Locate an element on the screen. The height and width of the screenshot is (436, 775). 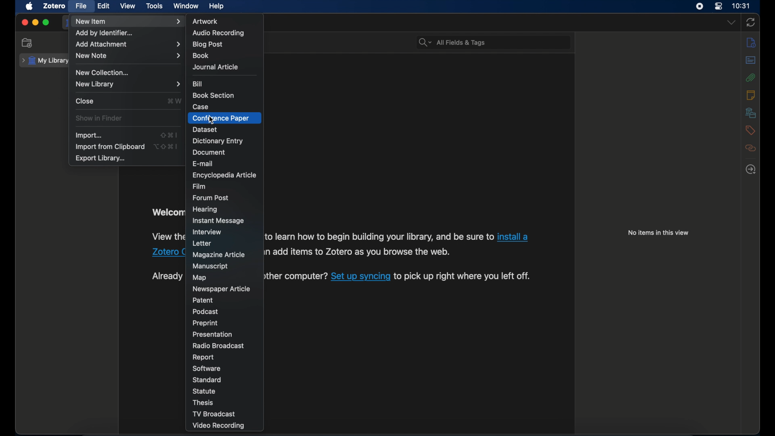
dictionary entry is located at coordinates (218, 141).